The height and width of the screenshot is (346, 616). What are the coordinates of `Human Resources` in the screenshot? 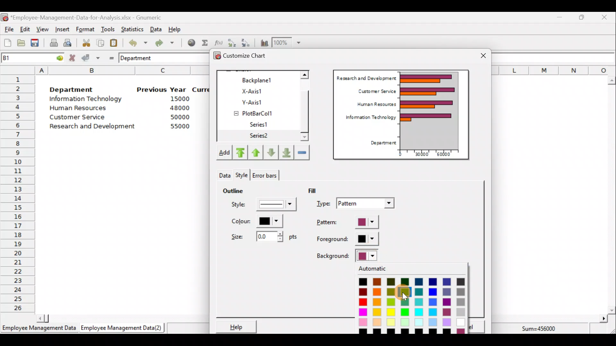 It's located at (81, 109).